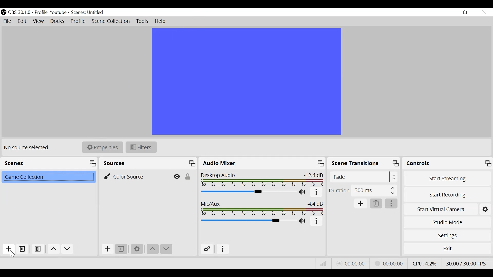 Image resolution: width=493 pixels, height=277 pixels. What do you see at coordinates (137, 249) in the screenshot?
I see `Settings` at bounding box center [137, 249].